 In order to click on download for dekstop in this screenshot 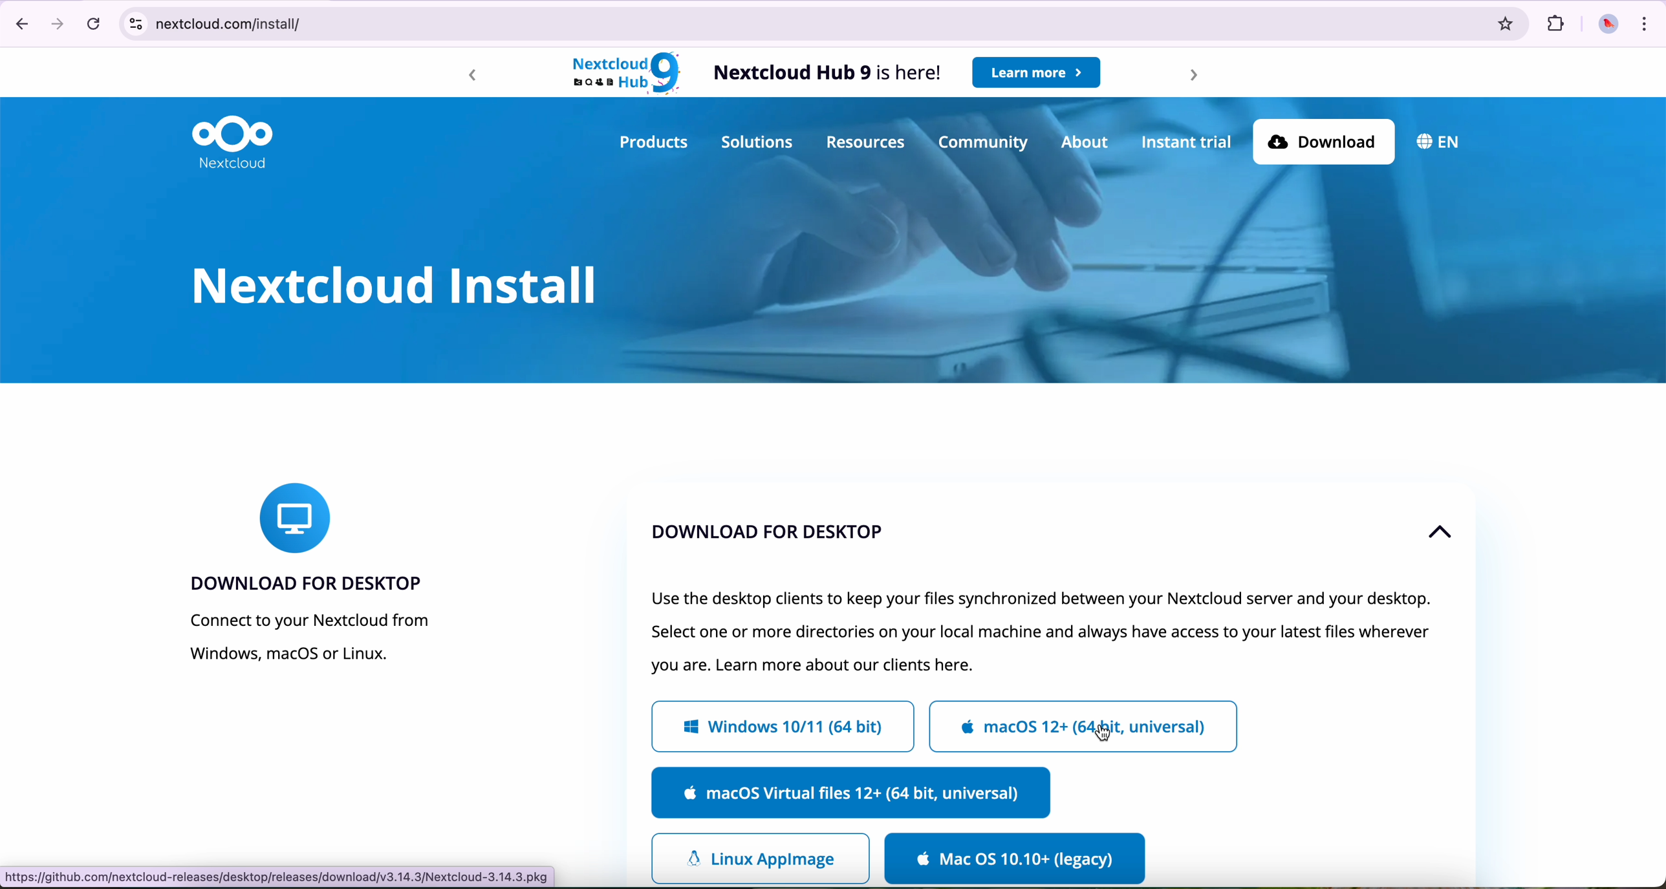, I will do `click(801, 537)`.